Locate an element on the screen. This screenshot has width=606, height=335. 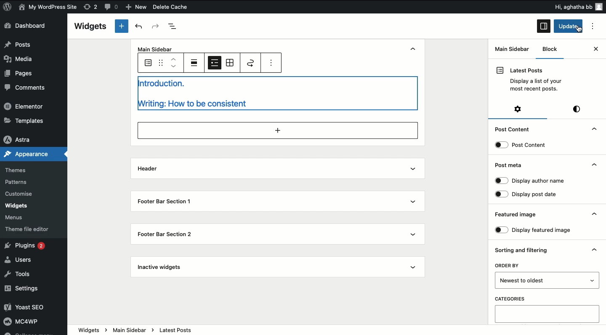
options is located at coordinates (273, 61).